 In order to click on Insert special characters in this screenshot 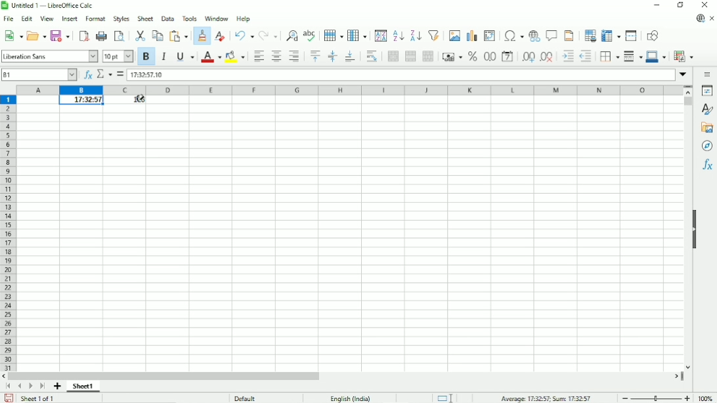, I will do `click(512, 35)`.